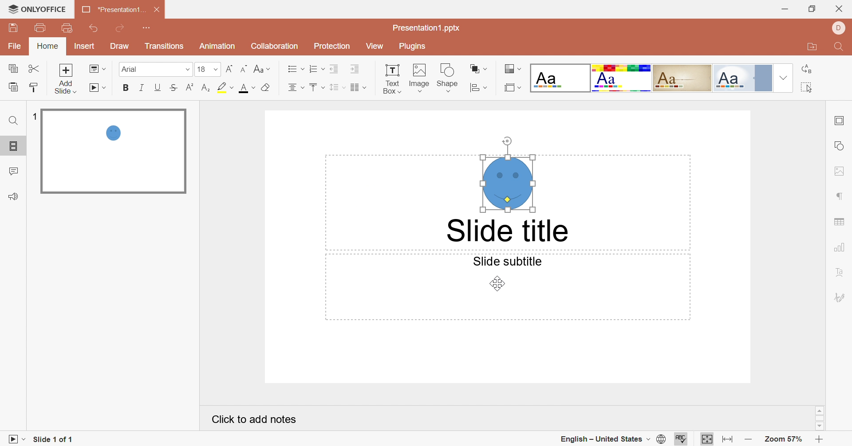  I want to click on Arrange shape, so click(479, 70).